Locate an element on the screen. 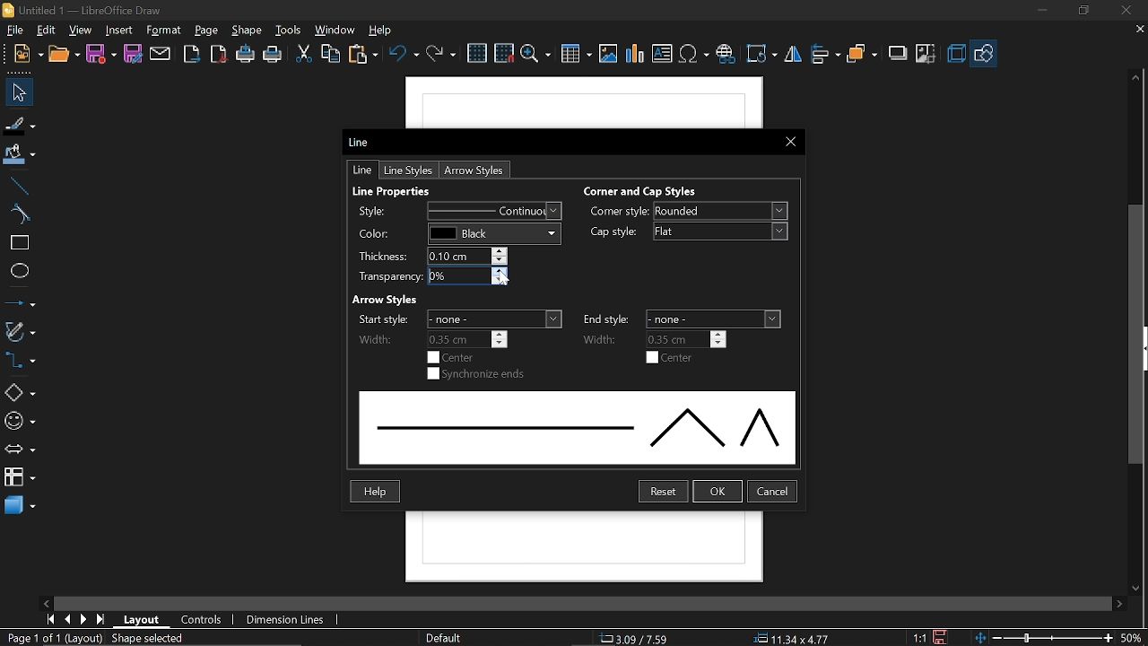 This screenshot has height=646, width=1148. (Layout) Shape selected is located at coordinates (127, 638).